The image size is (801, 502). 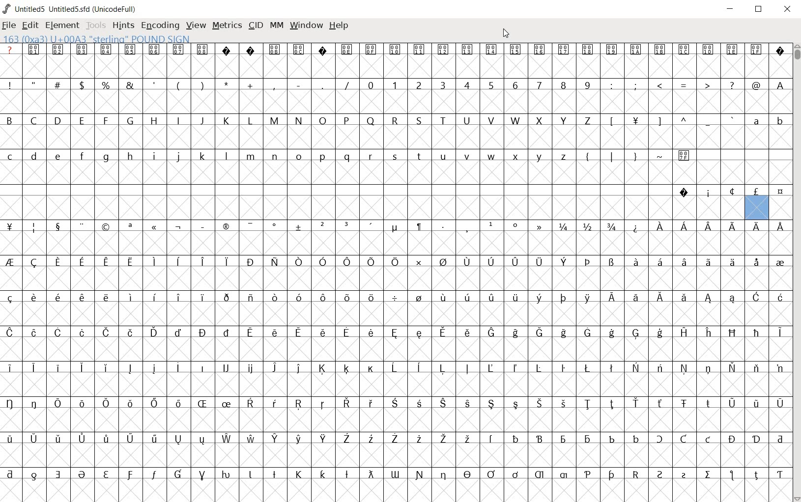 I want to click on Symbol, so click(x=58, y=474).